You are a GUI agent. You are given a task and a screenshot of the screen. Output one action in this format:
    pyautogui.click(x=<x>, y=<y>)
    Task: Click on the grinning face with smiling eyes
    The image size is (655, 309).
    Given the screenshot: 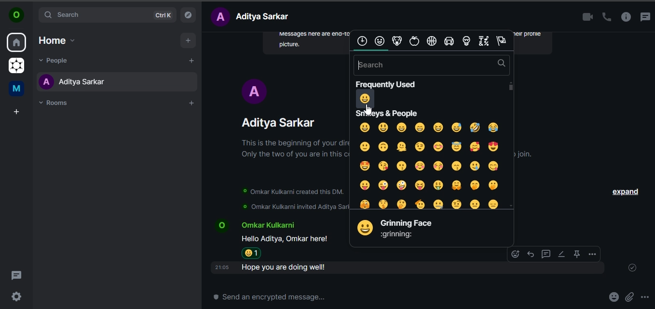 What is the action you would take?
    pyautogui.click(x=402, y=128)
    